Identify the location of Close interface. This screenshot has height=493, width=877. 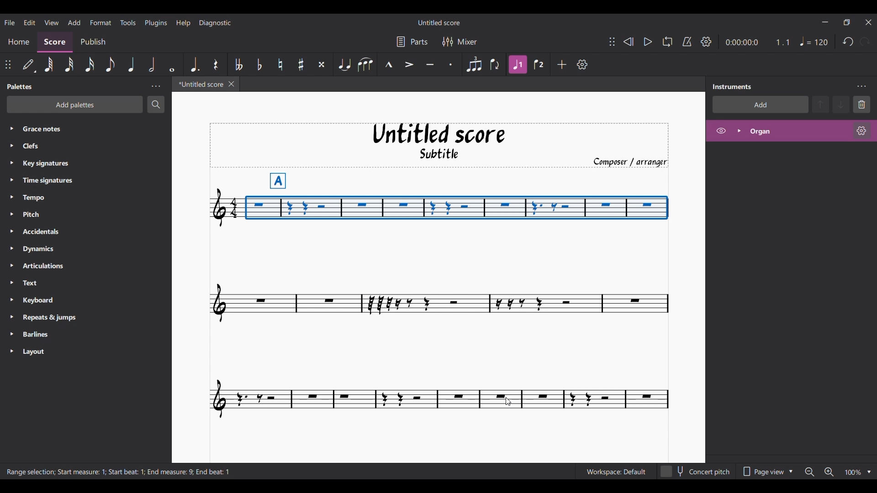
(868, 22).